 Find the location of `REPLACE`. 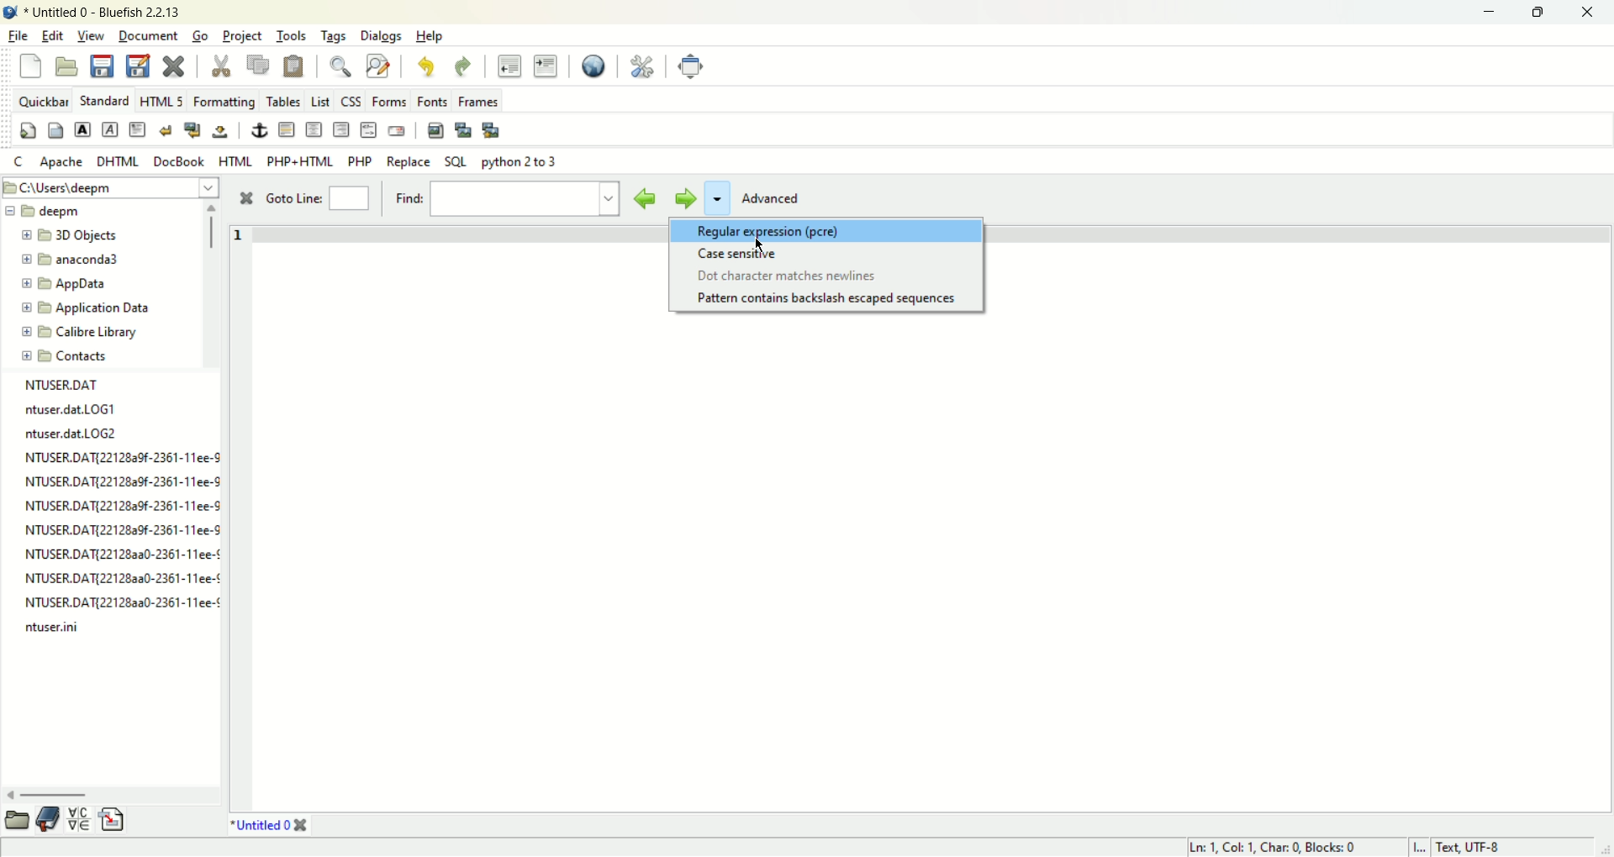

REPLACE is located at coordinates (409, 162).